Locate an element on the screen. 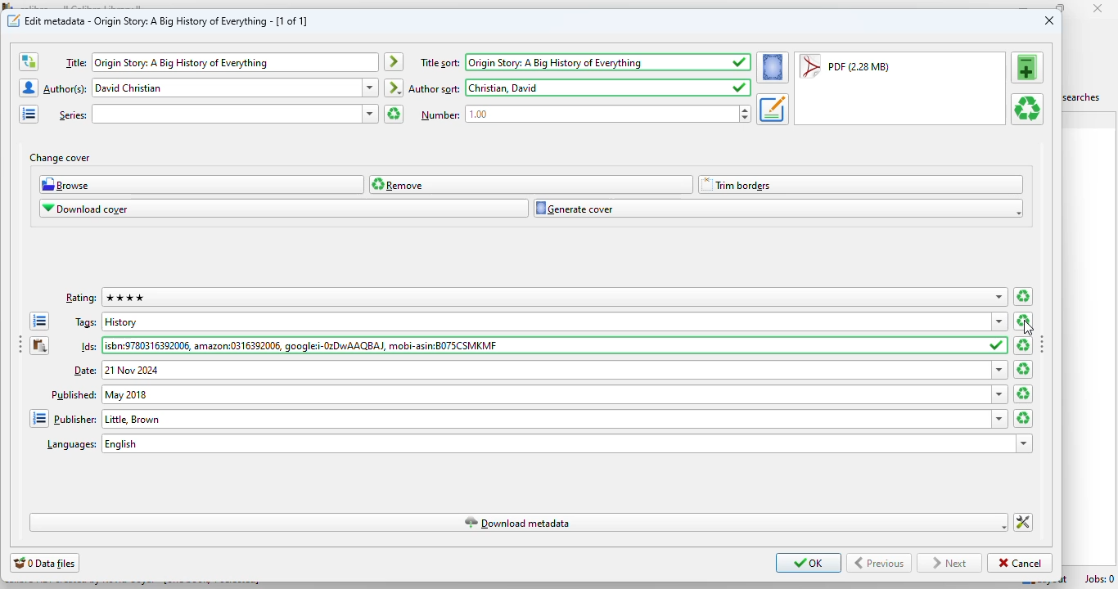 This screenshot has height=589, width=1118. open the manage authors editor is located at coordinates (29, 88).